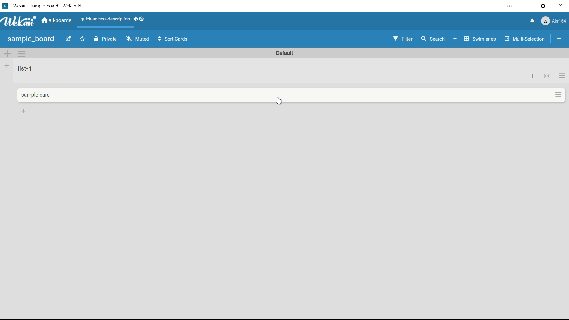  I want to click on add swimlane, so click(7, 54).